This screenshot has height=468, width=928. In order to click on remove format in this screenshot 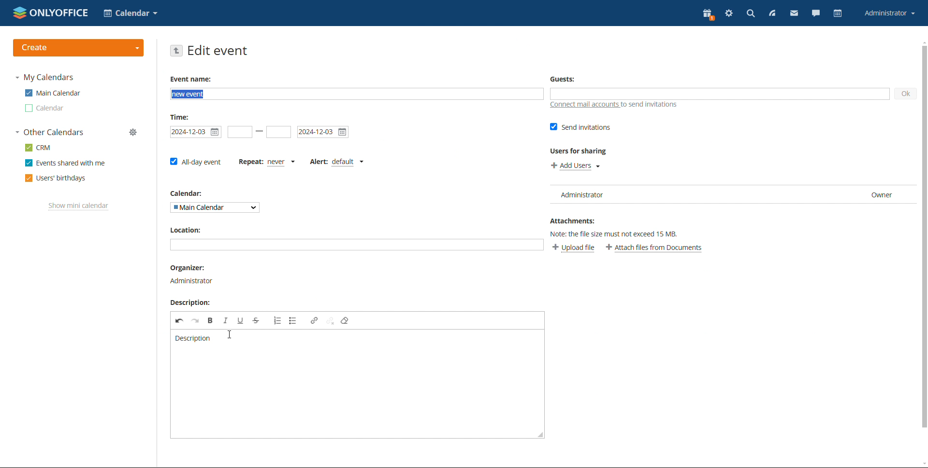, I will do `click(345, 321)`.